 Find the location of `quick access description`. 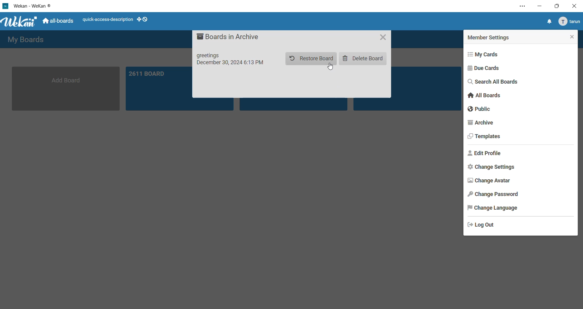

quick access description is located at coordinates (107, 20).